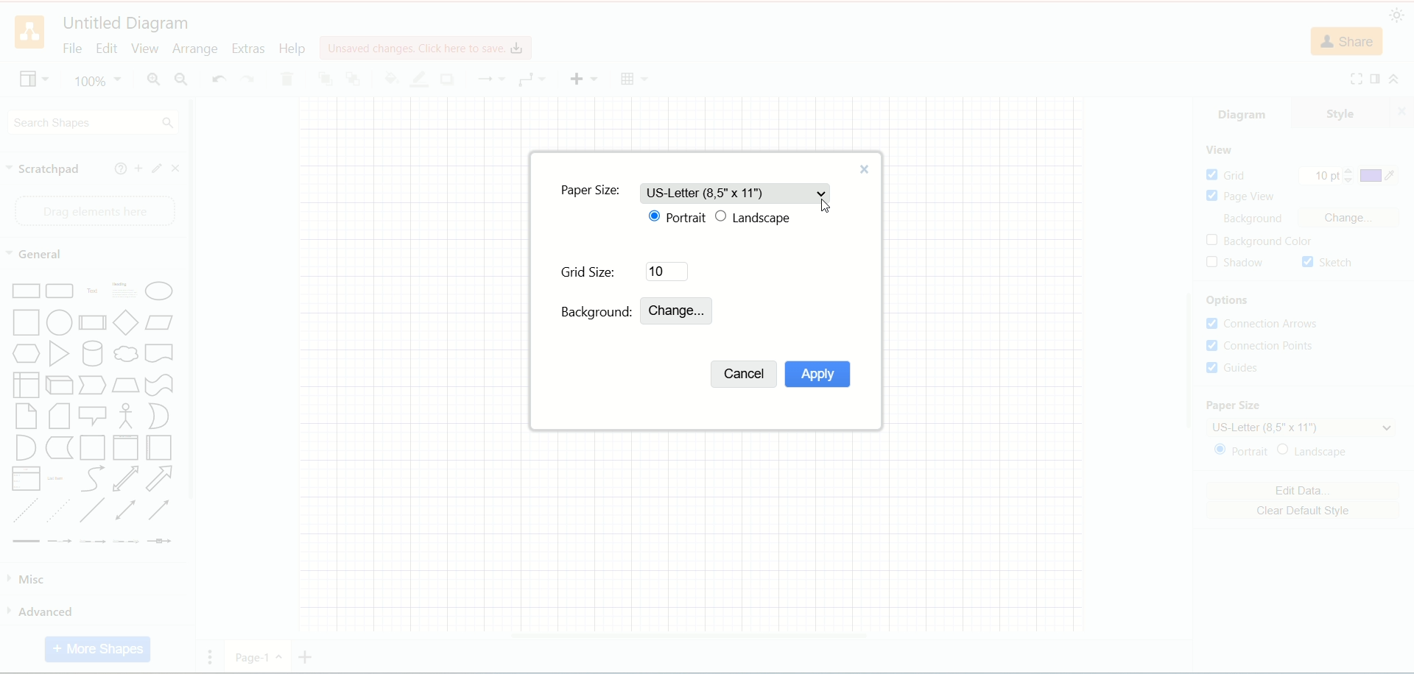 The image size is (1414, 674). What do you see at coordinates (125, 416) in the screenshot?
I see `Stick Figure` at bounding box center [125, 416].